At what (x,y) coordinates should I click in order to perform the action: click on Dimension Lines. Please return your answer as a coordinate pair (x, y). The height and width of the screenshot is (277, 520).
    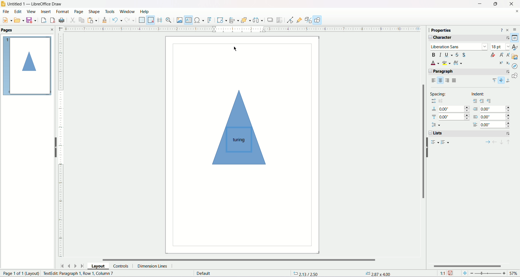
    Looking at the image, I should click on (155, 266).